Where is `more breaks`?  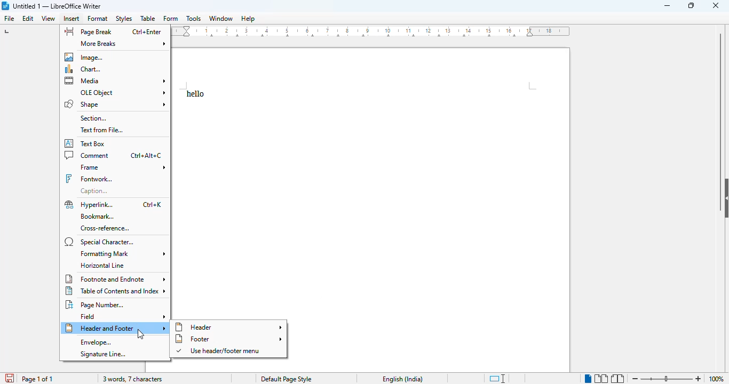
more breaks is located at coordinates (120, 44).